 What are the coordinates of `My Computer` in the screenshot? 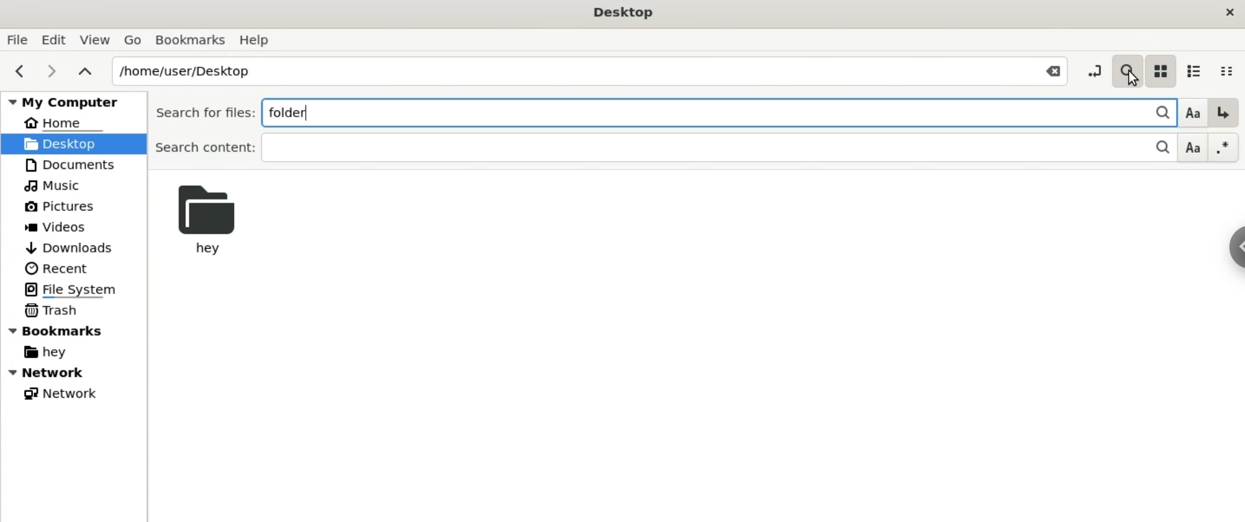 It's located at (71, 102).